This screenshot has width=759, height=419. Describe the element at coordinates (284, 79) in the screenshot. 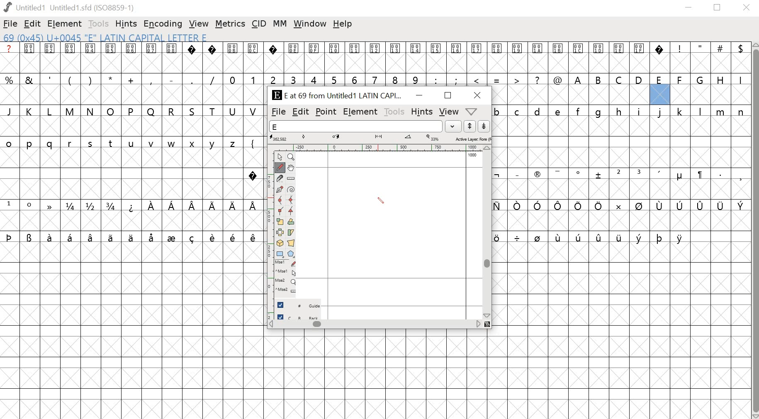

I see `symbols and numbers` at that location.